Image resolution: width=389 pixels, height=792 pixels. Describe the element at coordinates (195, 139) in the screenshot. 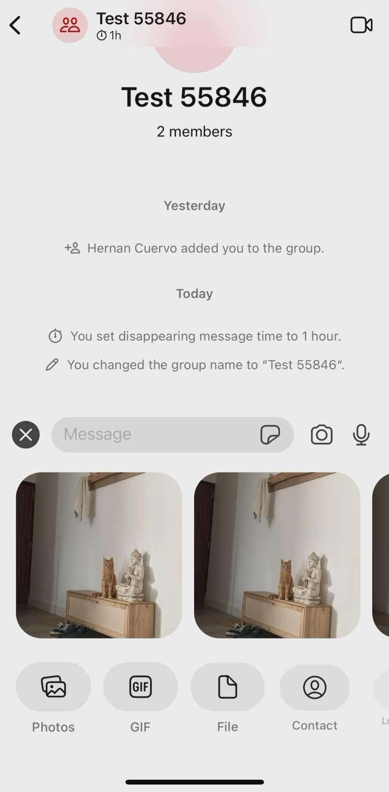

I see `2 members` at that location.